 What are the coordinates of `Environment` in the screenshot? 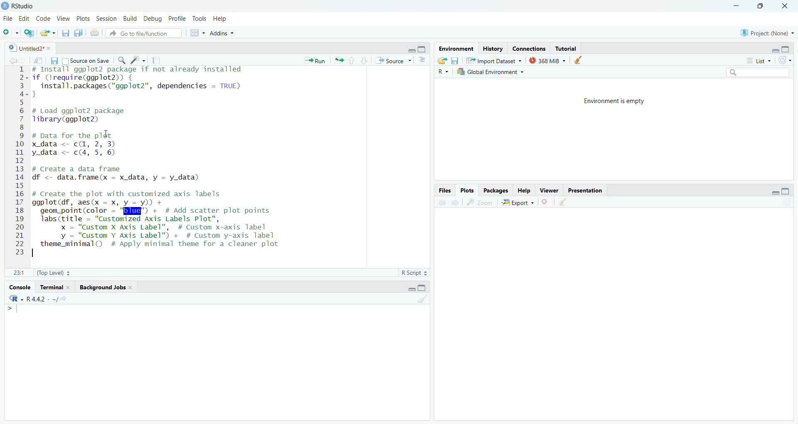 It's located at (453, 49).